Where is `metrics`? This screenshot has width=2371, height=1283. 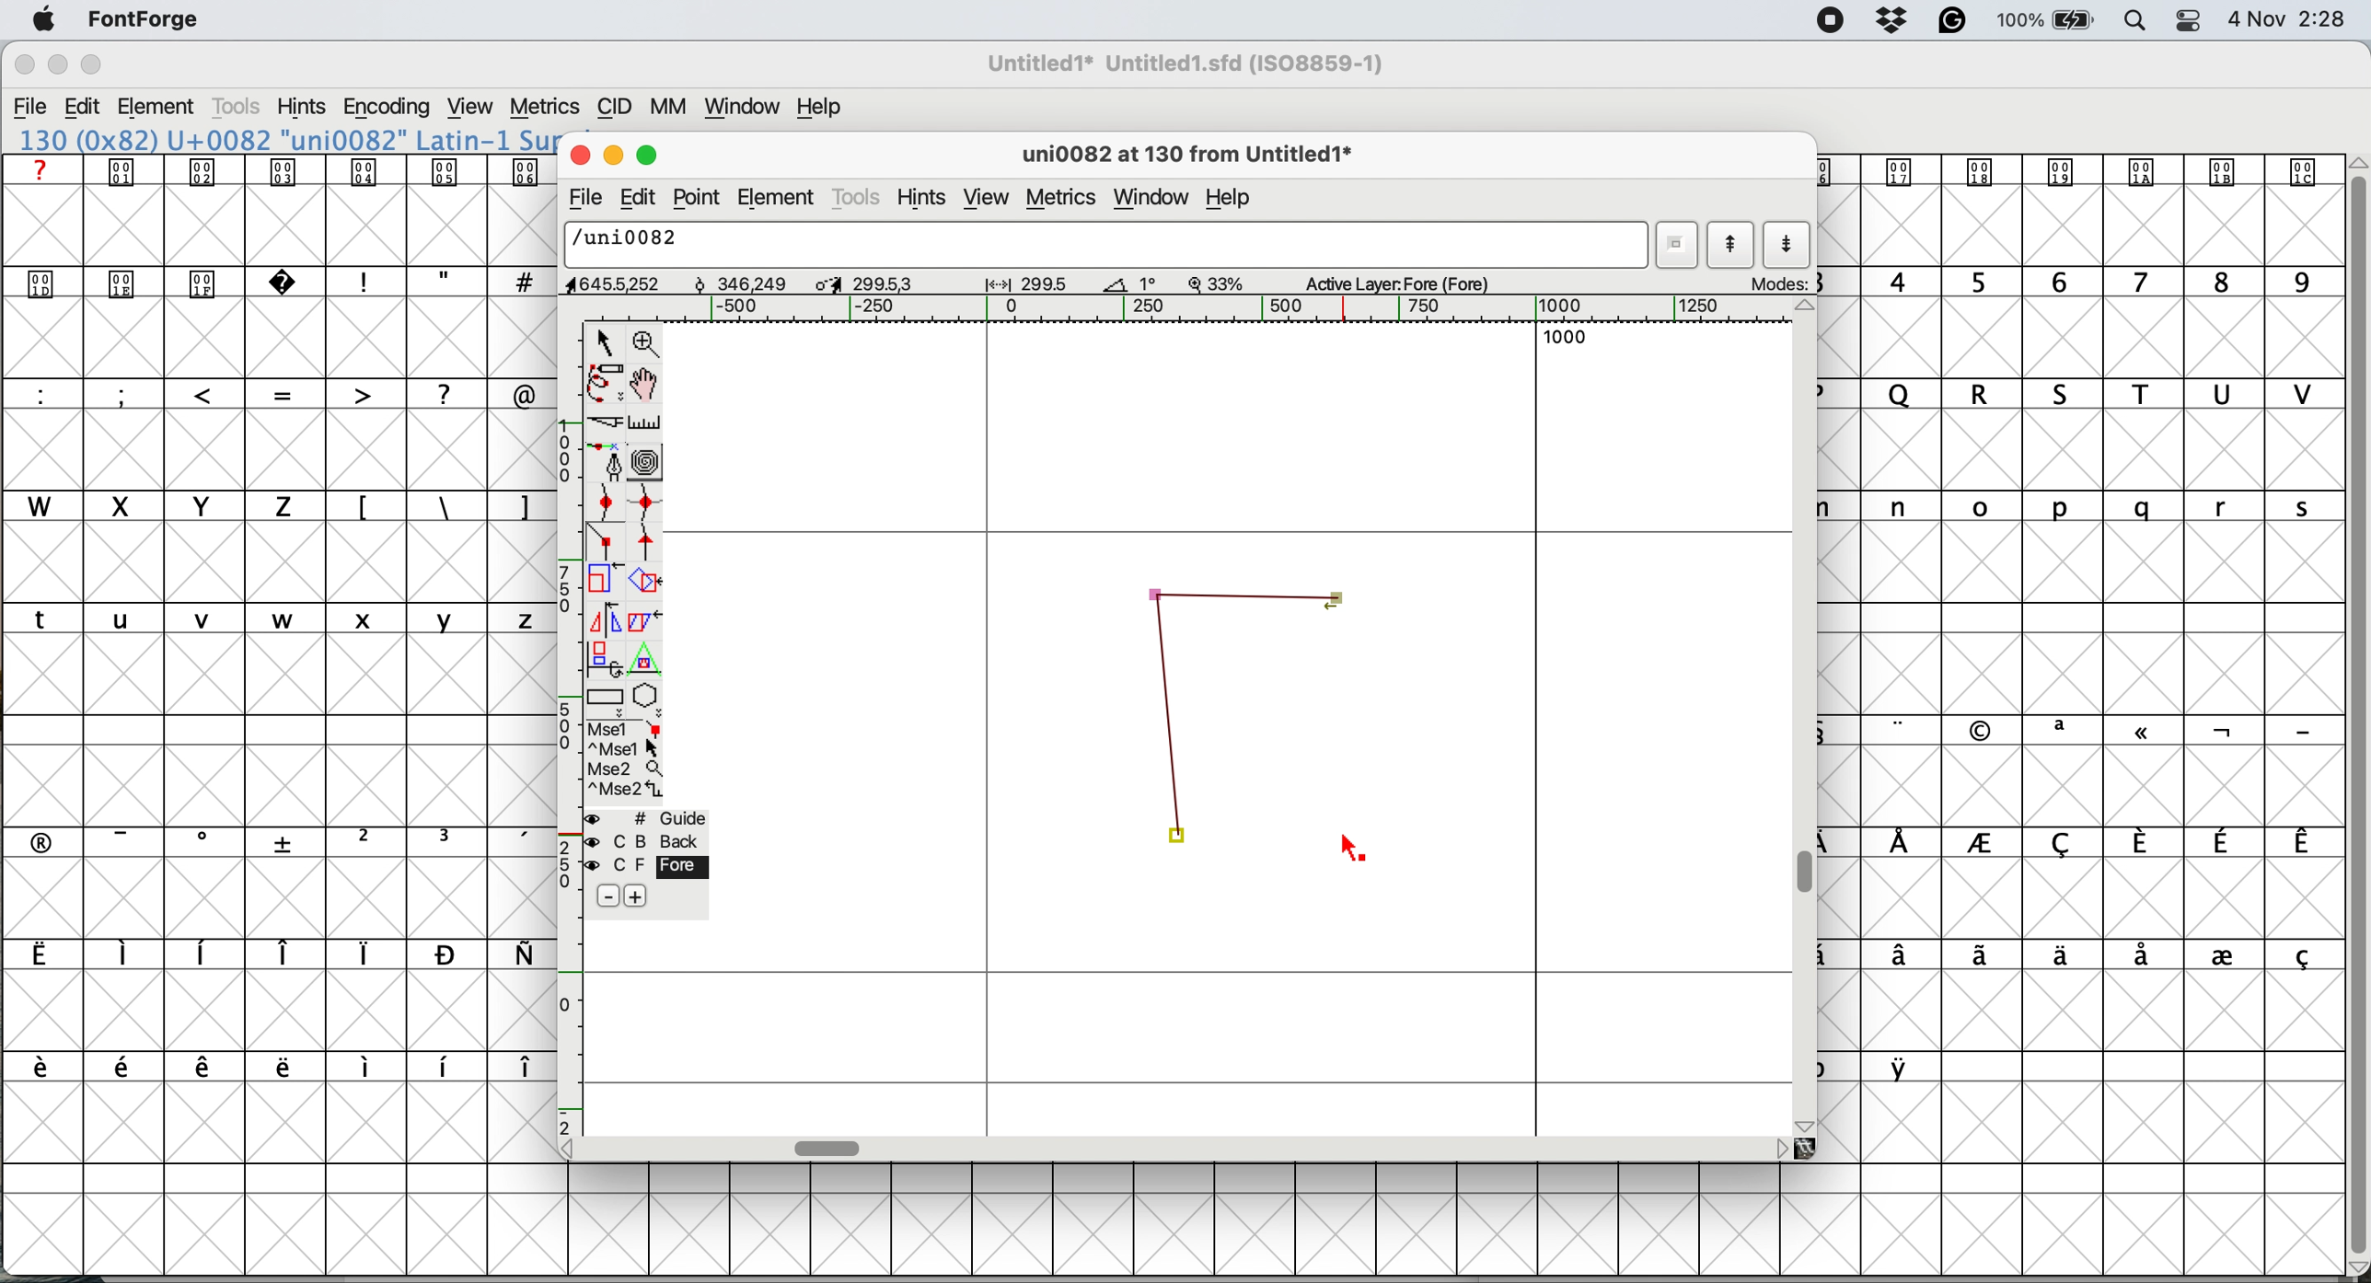
metrics is located at coordinates (544, 108).